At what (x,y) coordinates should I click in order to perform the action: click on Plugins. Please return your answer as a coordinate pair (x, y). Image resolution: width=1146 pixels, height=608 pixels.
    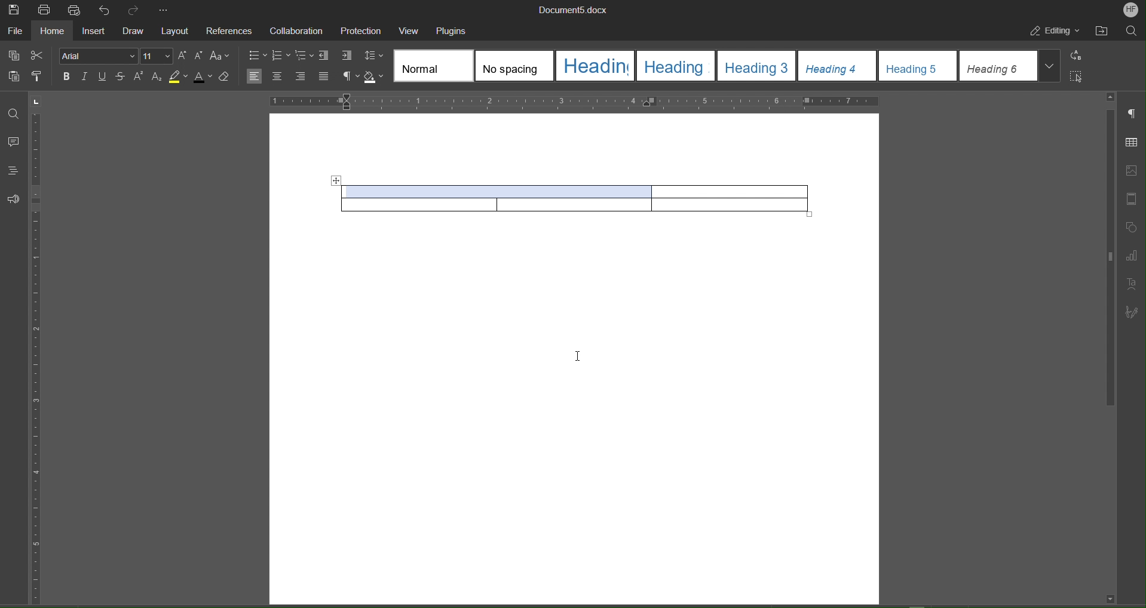
    Looking at the image, I should click on (454, 31).